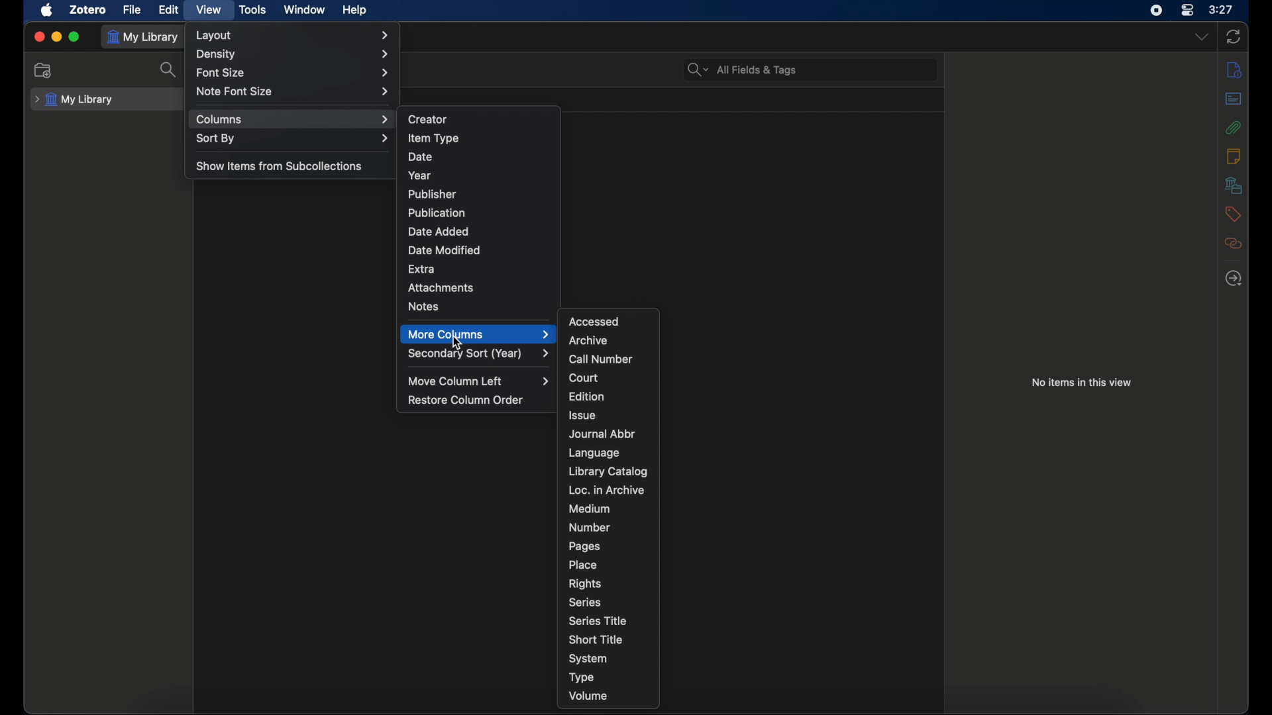 This screenshot has height=715, width=1272. I want to click on series, so click(584, 602).